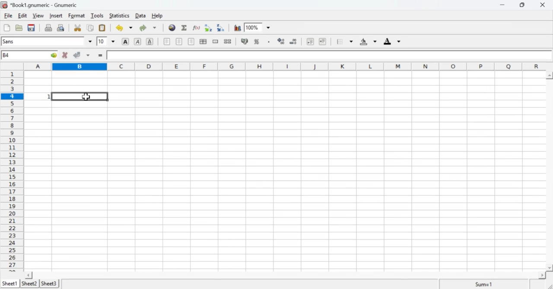 This screenshot has height=289, width=553. I want to click on Sort into ascending, so click(209, 28).